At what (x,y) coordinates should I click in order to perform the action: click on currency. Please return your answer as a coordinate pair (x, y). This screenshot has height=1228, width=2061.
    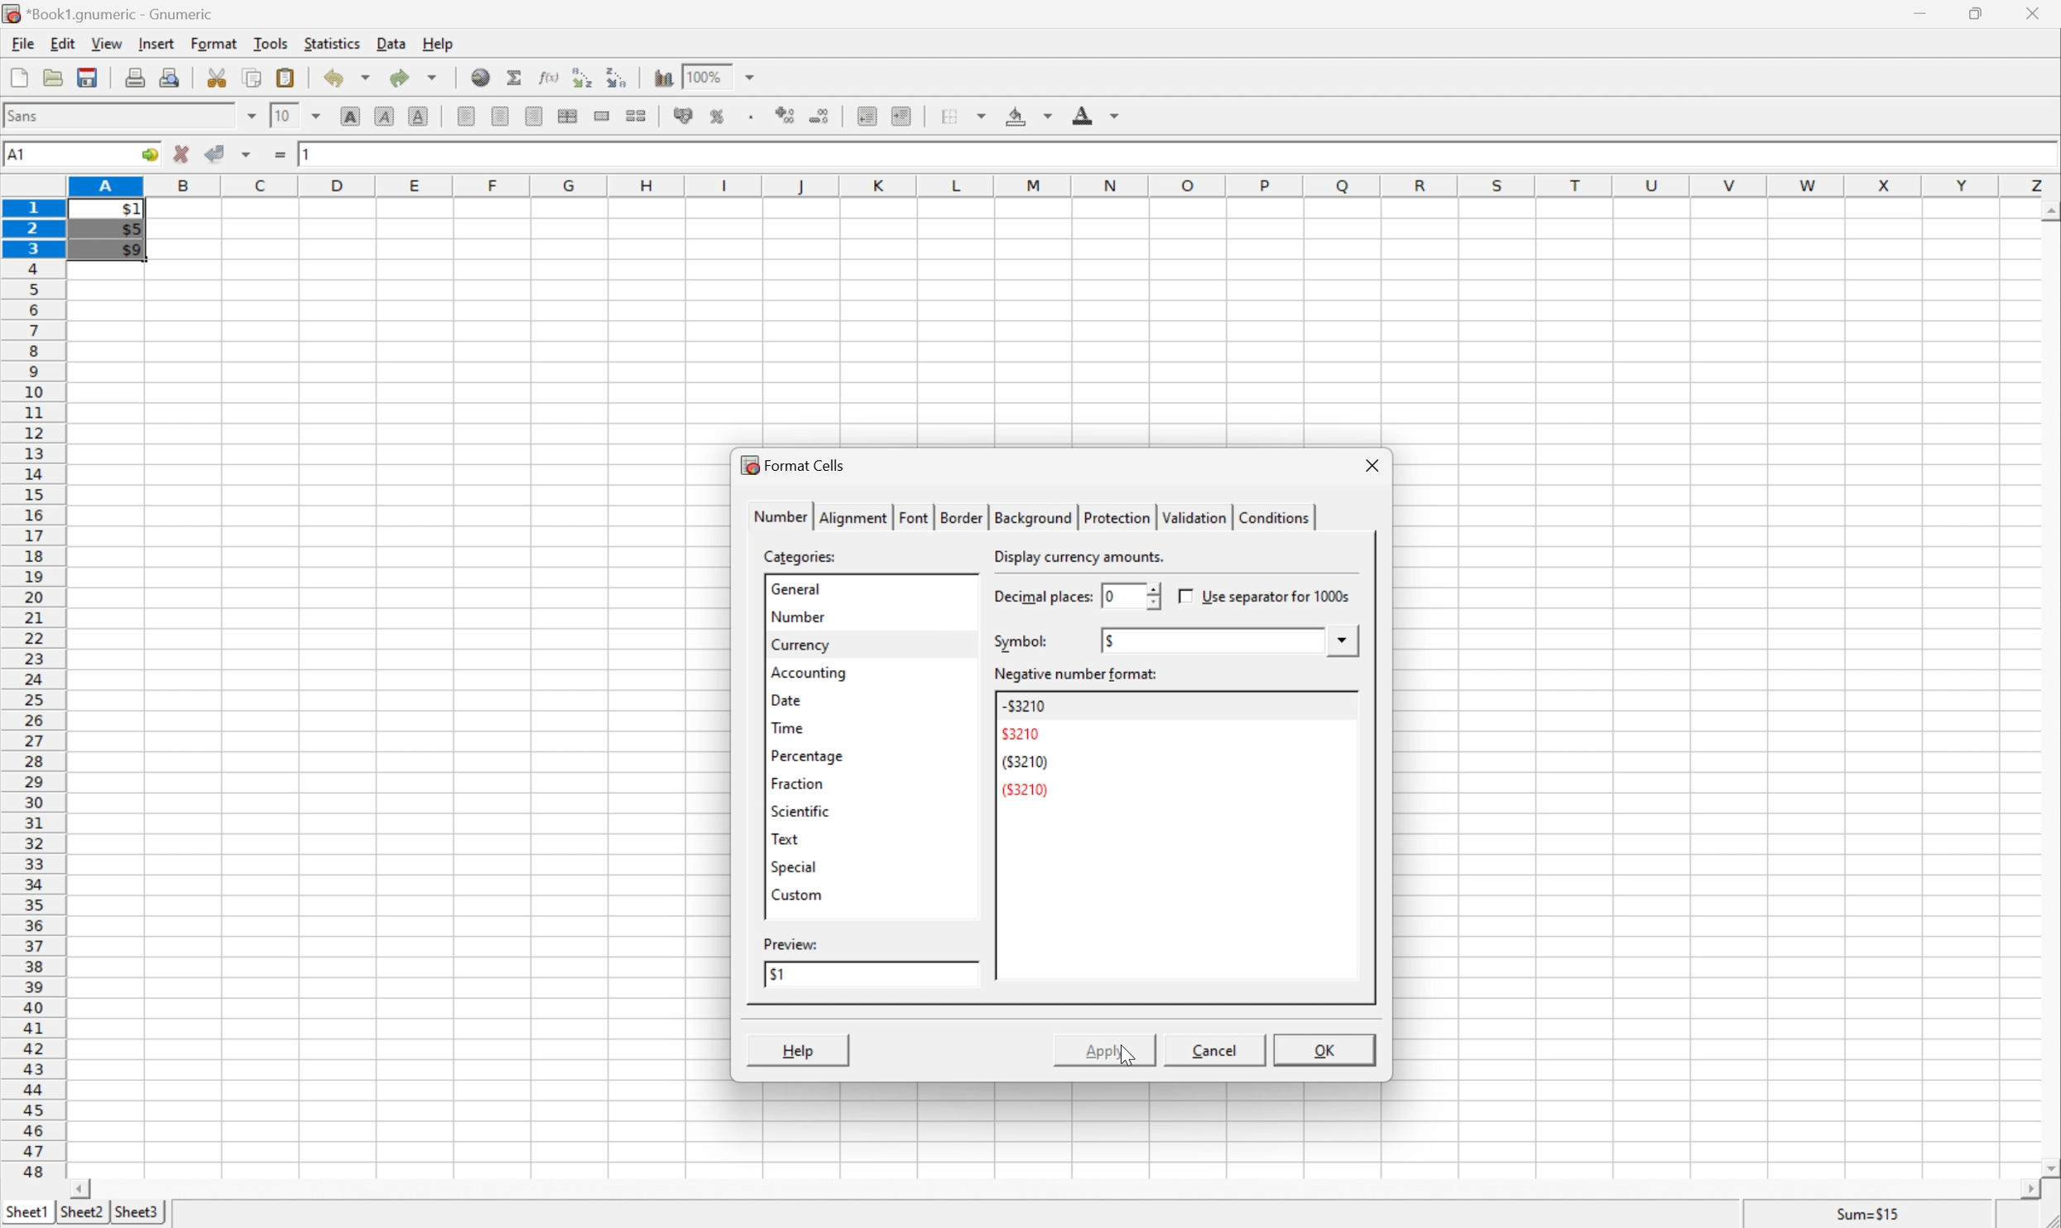
    Looking at the image, I should click on (799, 645).